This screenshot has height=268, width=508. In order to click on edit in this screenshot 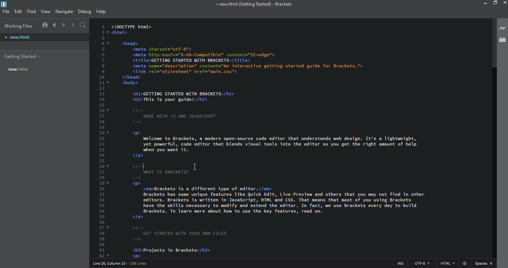, I will do `click(18, 12)`.